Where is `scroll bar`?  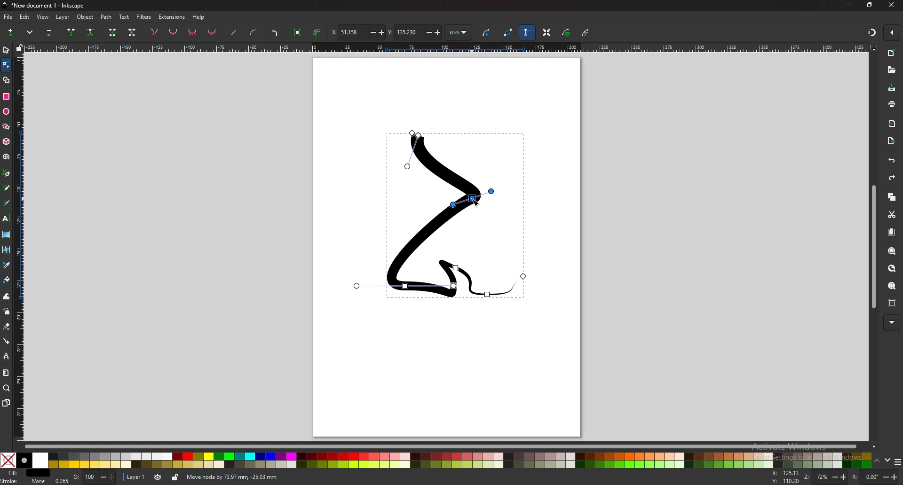
scroll bar is located at coordinates (441, 447).